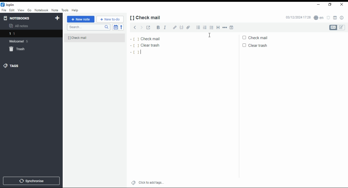 The image size is (348, 188). I want to click on all notes, so click(19, 26).